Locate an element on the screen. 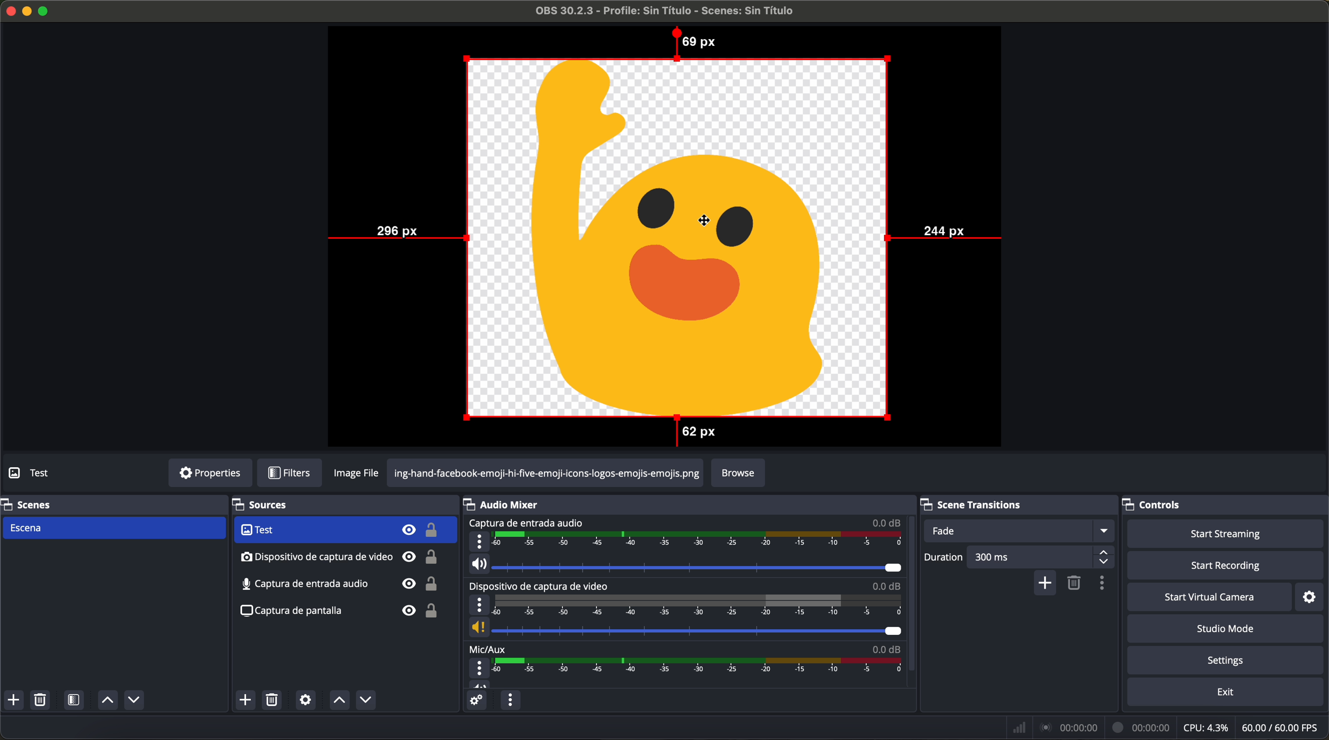  filters is located at coordinates (289, 473).